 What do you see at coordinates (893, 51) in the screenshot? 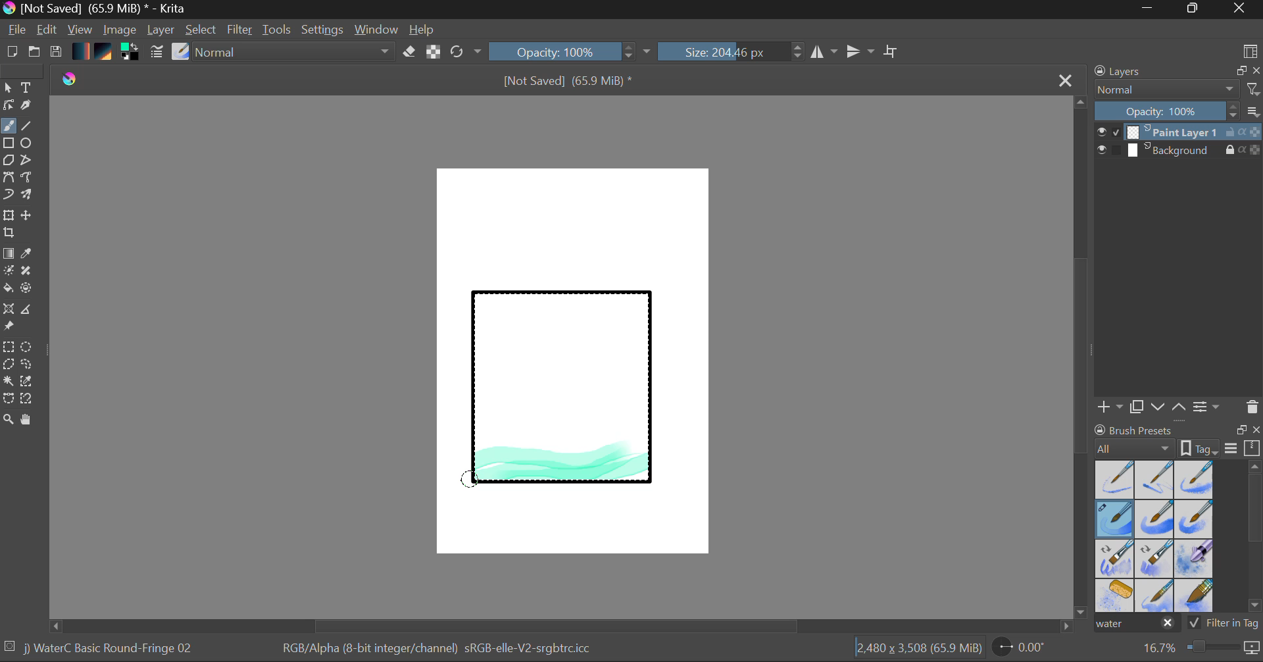
I see `Crop` at bounding box center [893, 51].